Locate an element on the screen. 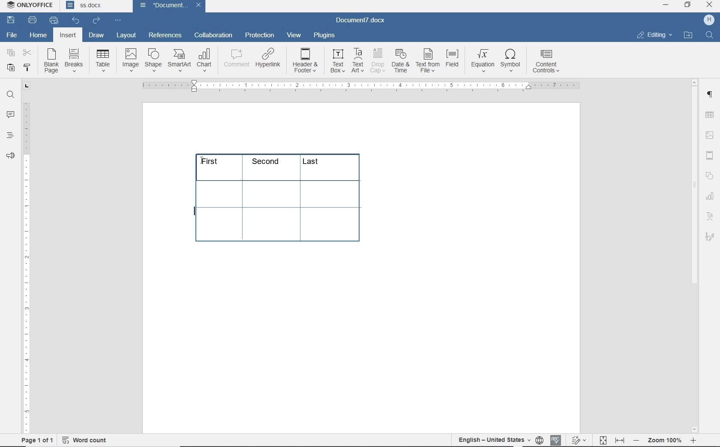 This screenshot has height=447, width=720. set document language is located at coordinates (539, 439).